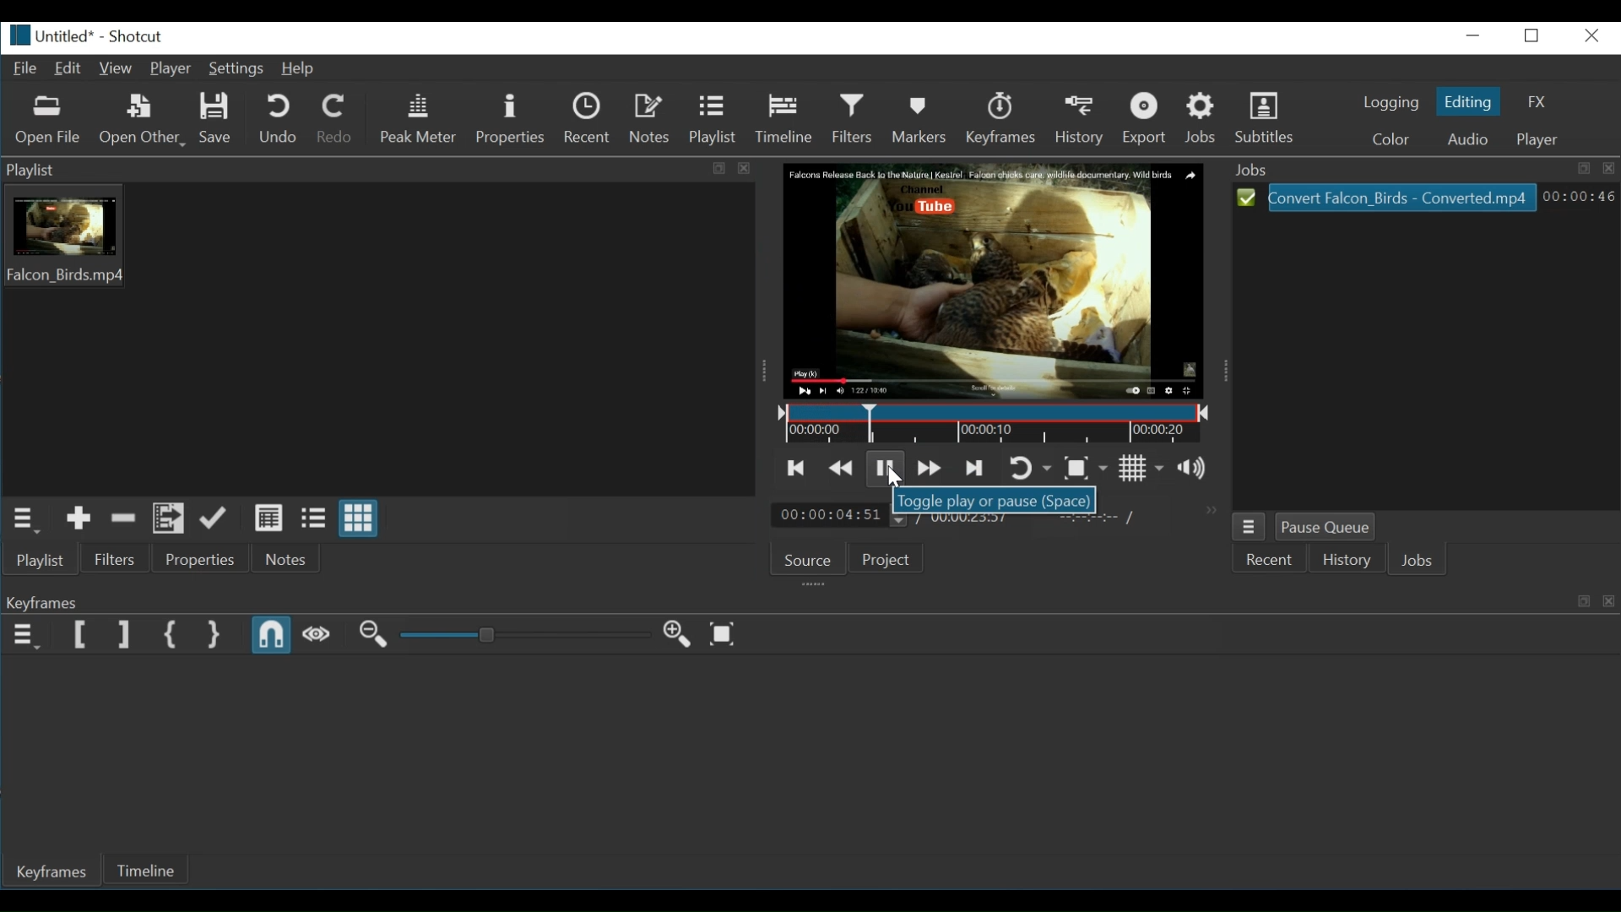 The image size is (1621, 912). What do you see at coordinates (24, 67) in the screenshot?
I see `File` at bounding box center [24, 67].